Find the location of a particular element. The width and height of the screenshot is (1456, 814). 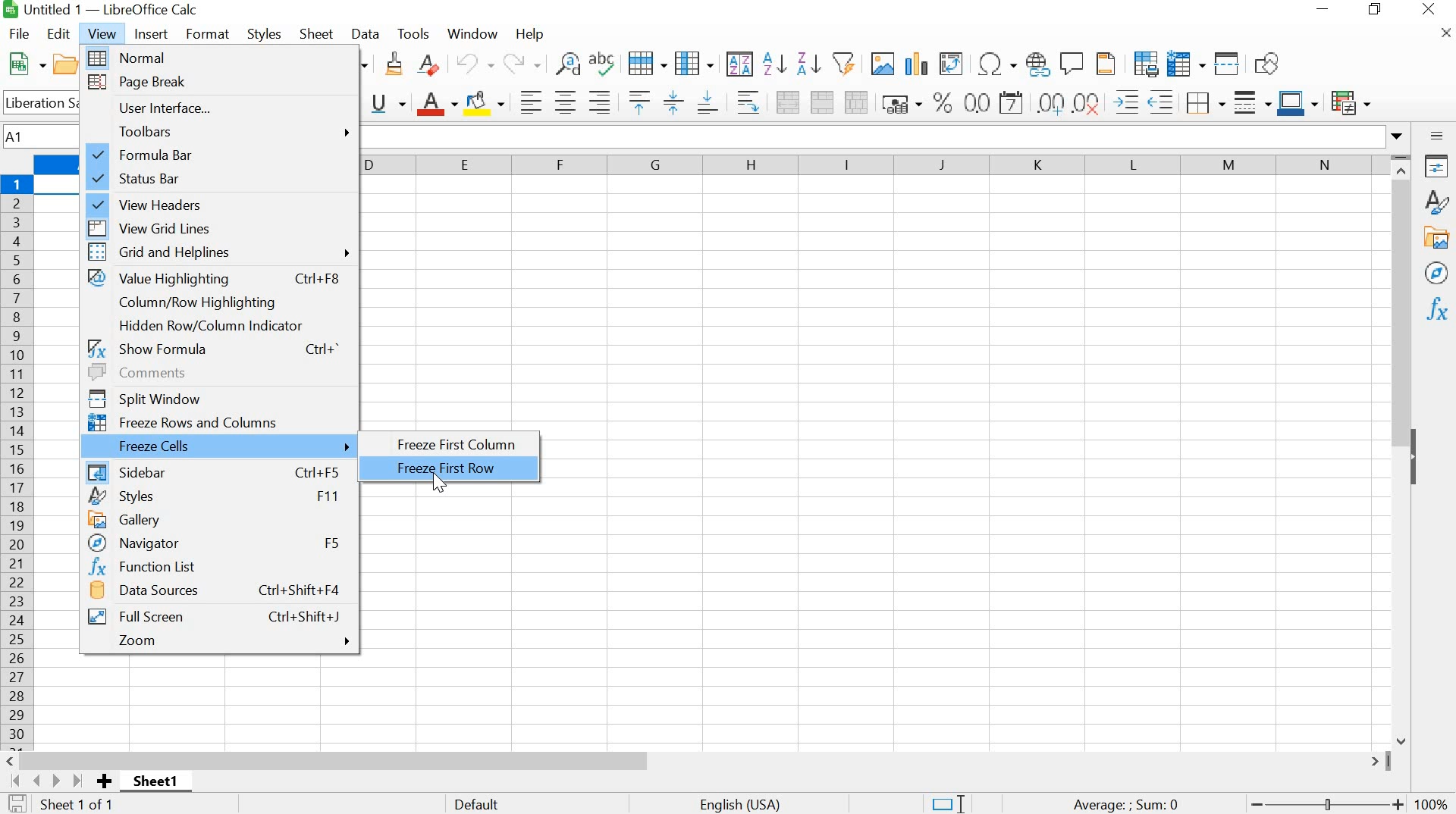

cursor is located at coordinates (439, 486).